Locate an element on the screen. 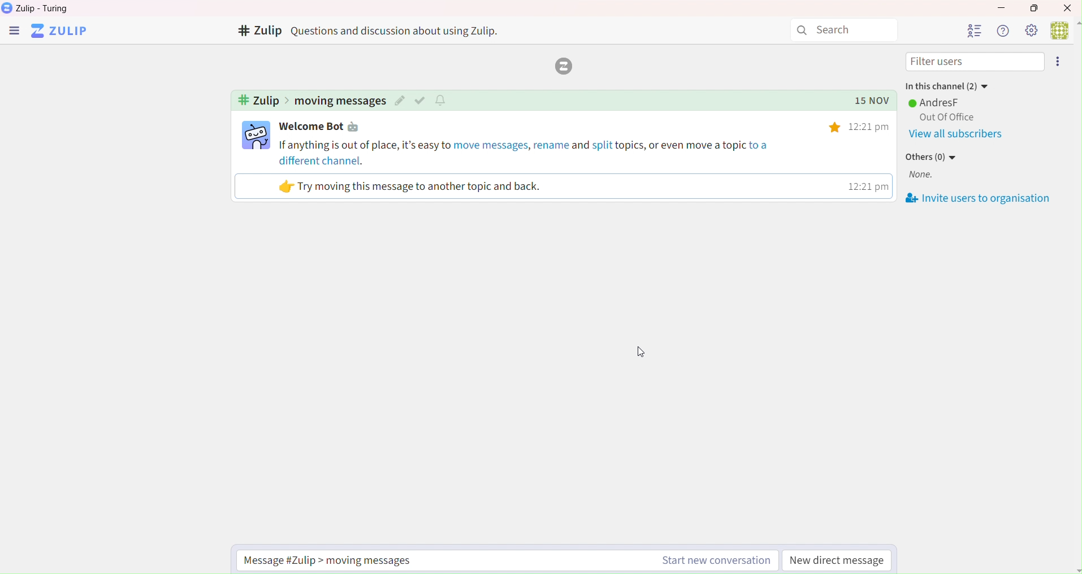 This screenshot has height=574, width=1082. Search is located at coordinates (844, 31).